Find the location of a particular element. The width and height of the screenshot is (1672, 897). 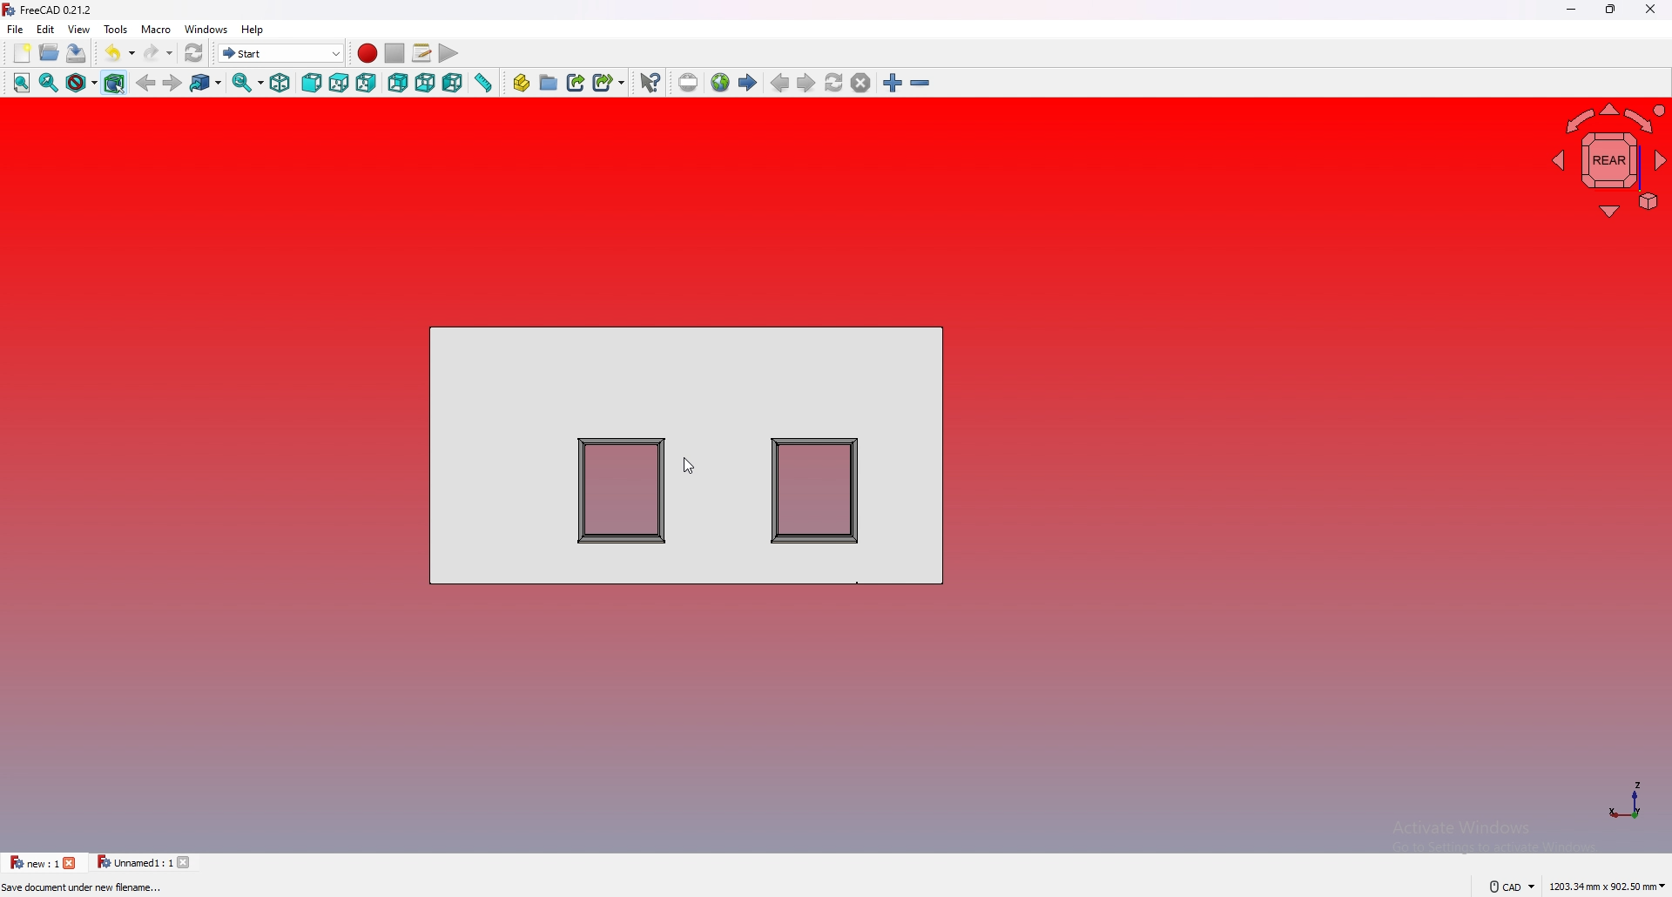

Unnamed1: 1 is located at coordinates (133, 862).